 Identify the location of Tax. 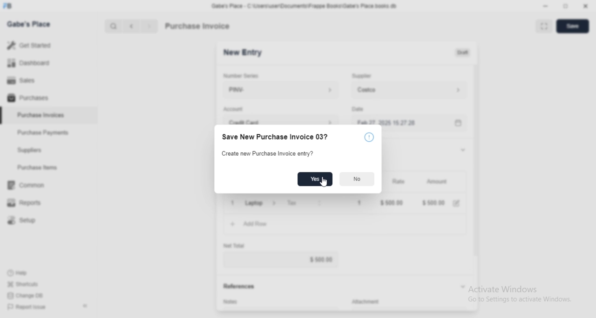
(303, 203).